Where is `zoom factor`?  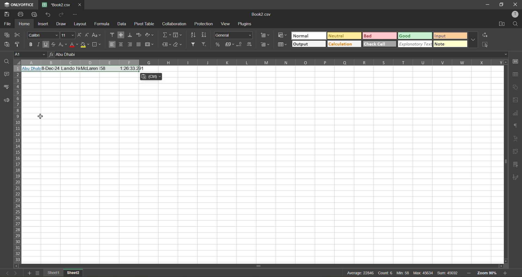
zoom factor is located at coordinates (489, 273).